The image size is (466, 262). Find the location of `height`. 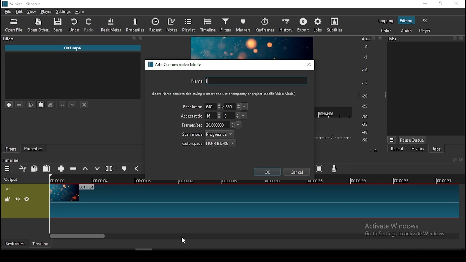

height is located at coordinates (231, 115).